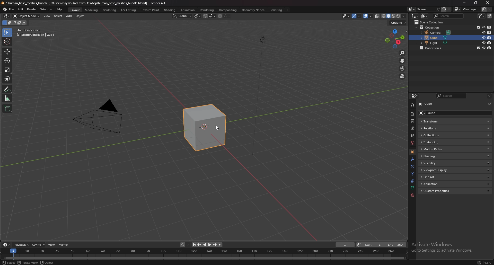 The height and width of the screenshot is (265, 494). I want to click on proportional editing objects, so click(224, 16).